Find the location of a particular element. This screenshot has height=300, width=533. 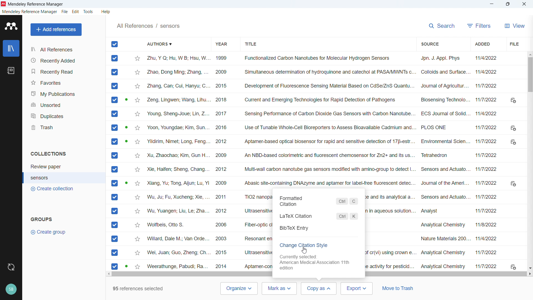

Download links where Pdfs available is located at coordinates (514, 184).